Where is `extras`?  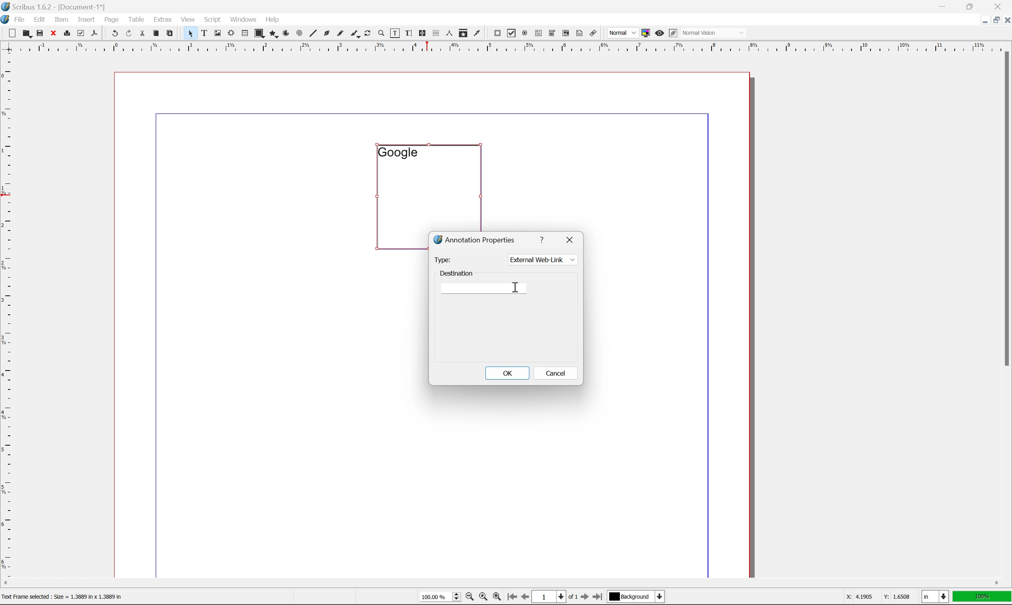 extras is located at coordinates (164, 19).